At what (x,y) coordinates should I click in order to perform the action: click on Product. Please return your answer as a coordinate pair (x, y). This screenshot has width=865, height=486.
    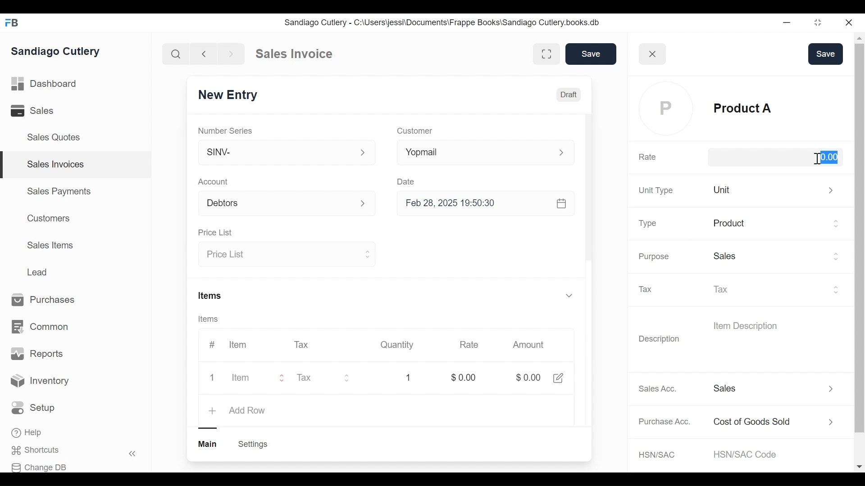
    Looking at the image, I should click on (777, 225).